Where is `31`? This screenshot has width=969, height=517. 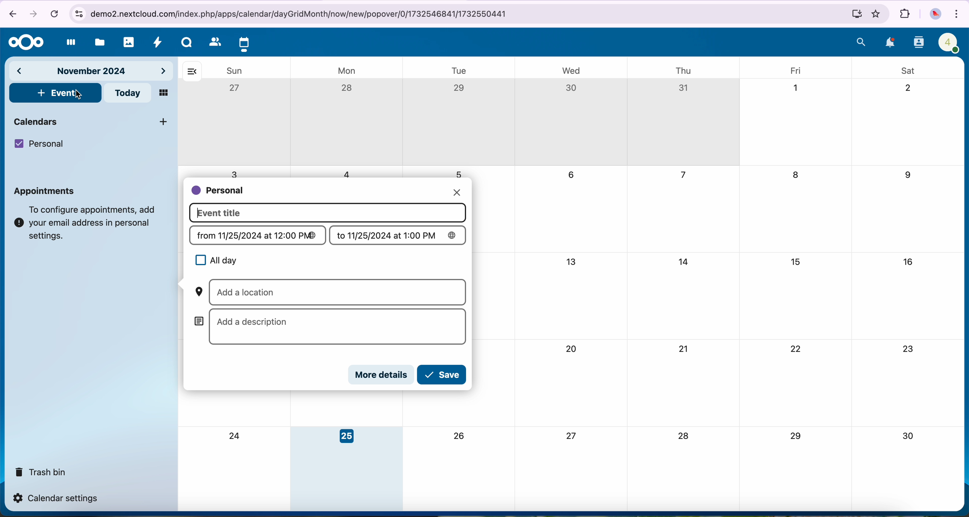 31 is located at coordinates (683, 89).